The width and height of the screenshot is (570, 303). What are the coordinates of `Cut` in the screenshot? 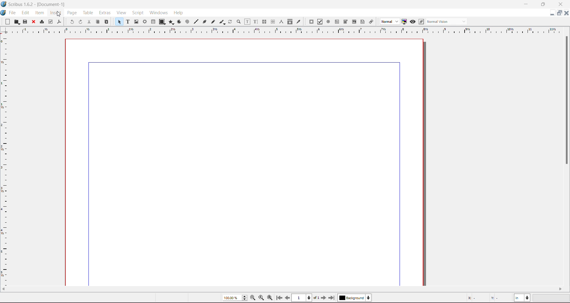 It's located at (89, 22).